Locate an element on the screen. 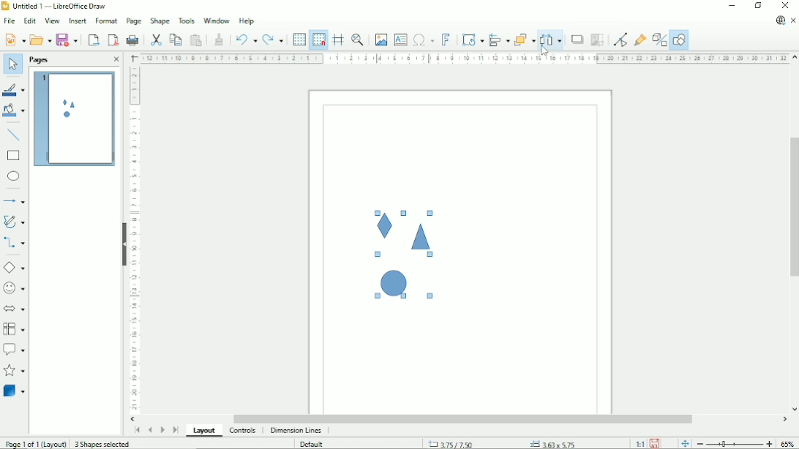  Fill color is located at coordinates (14, 111).